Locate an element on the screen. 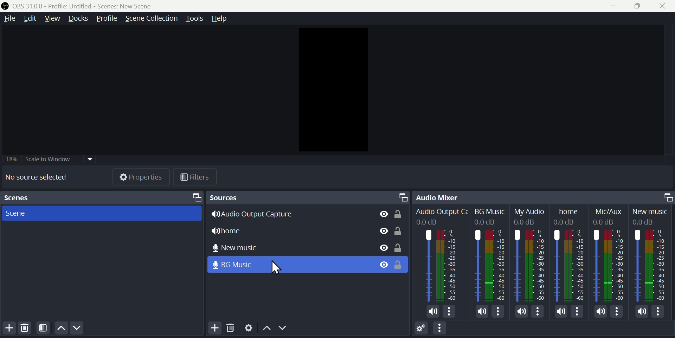  add is located at coordinates (213, 329).